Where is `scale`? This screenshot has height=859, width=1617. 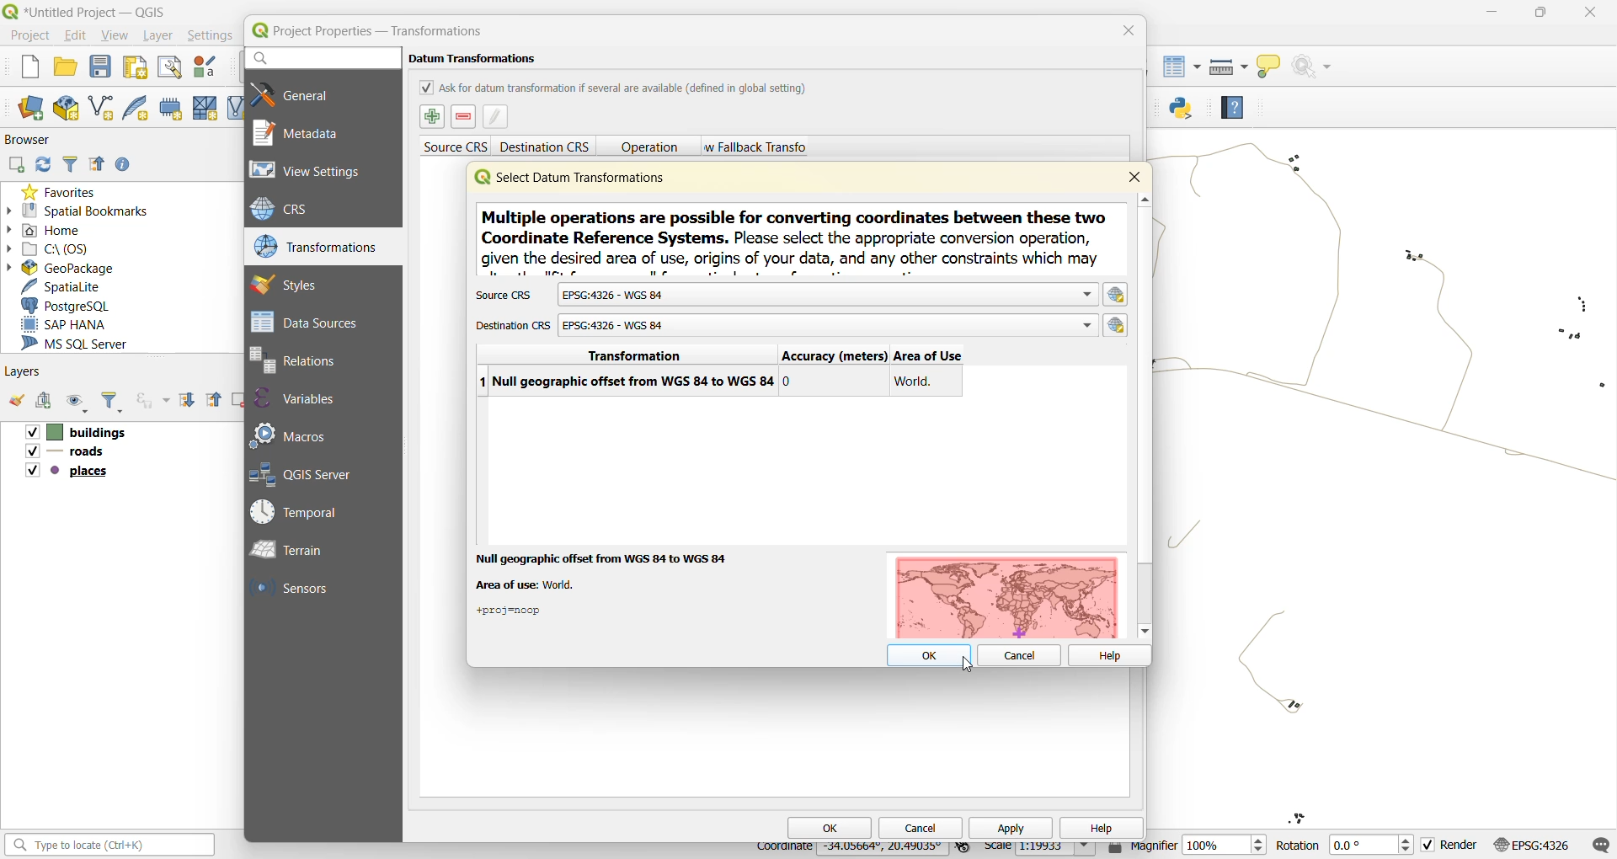 scale is located at coordinates (1041, 850).